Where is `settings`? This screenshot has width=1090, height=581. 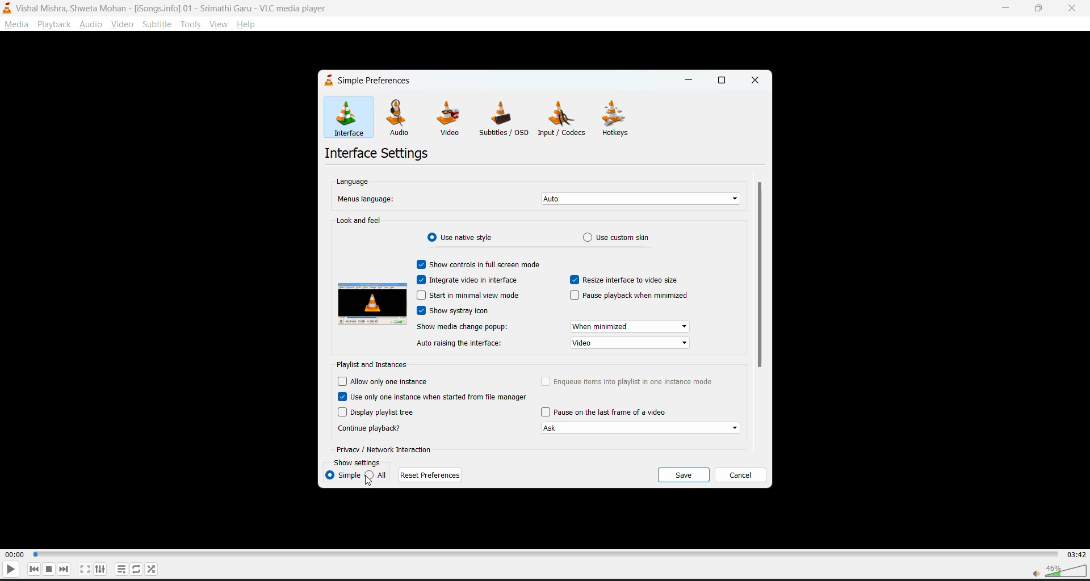 settings is located at coordinates (99, 570).